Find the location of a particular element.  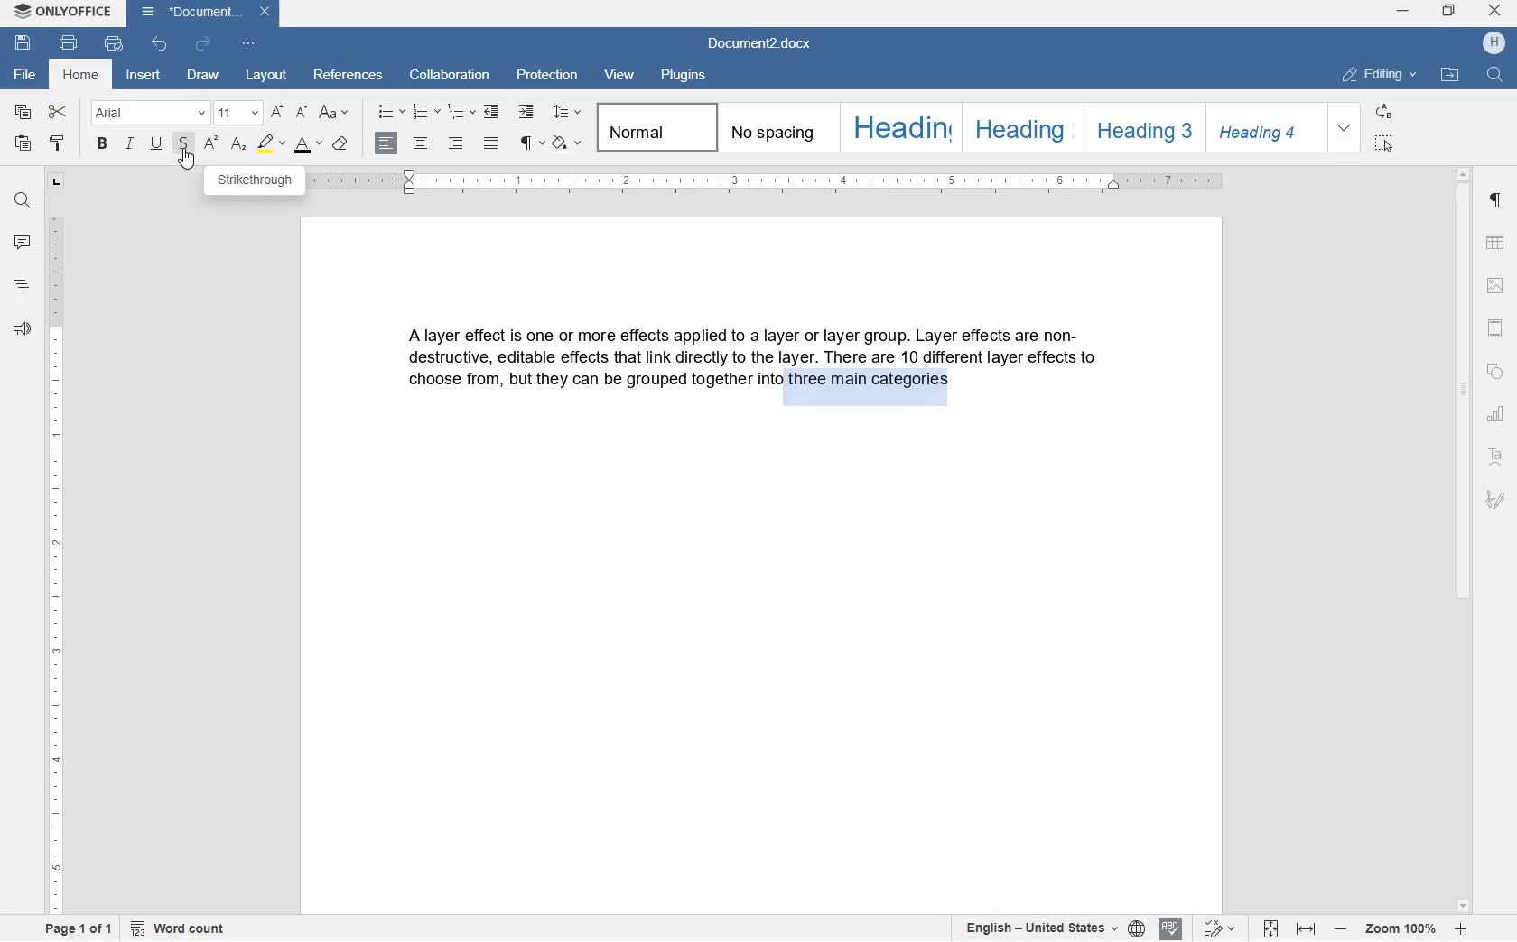

page 1 of 1 is located at coordinates (74, 929).